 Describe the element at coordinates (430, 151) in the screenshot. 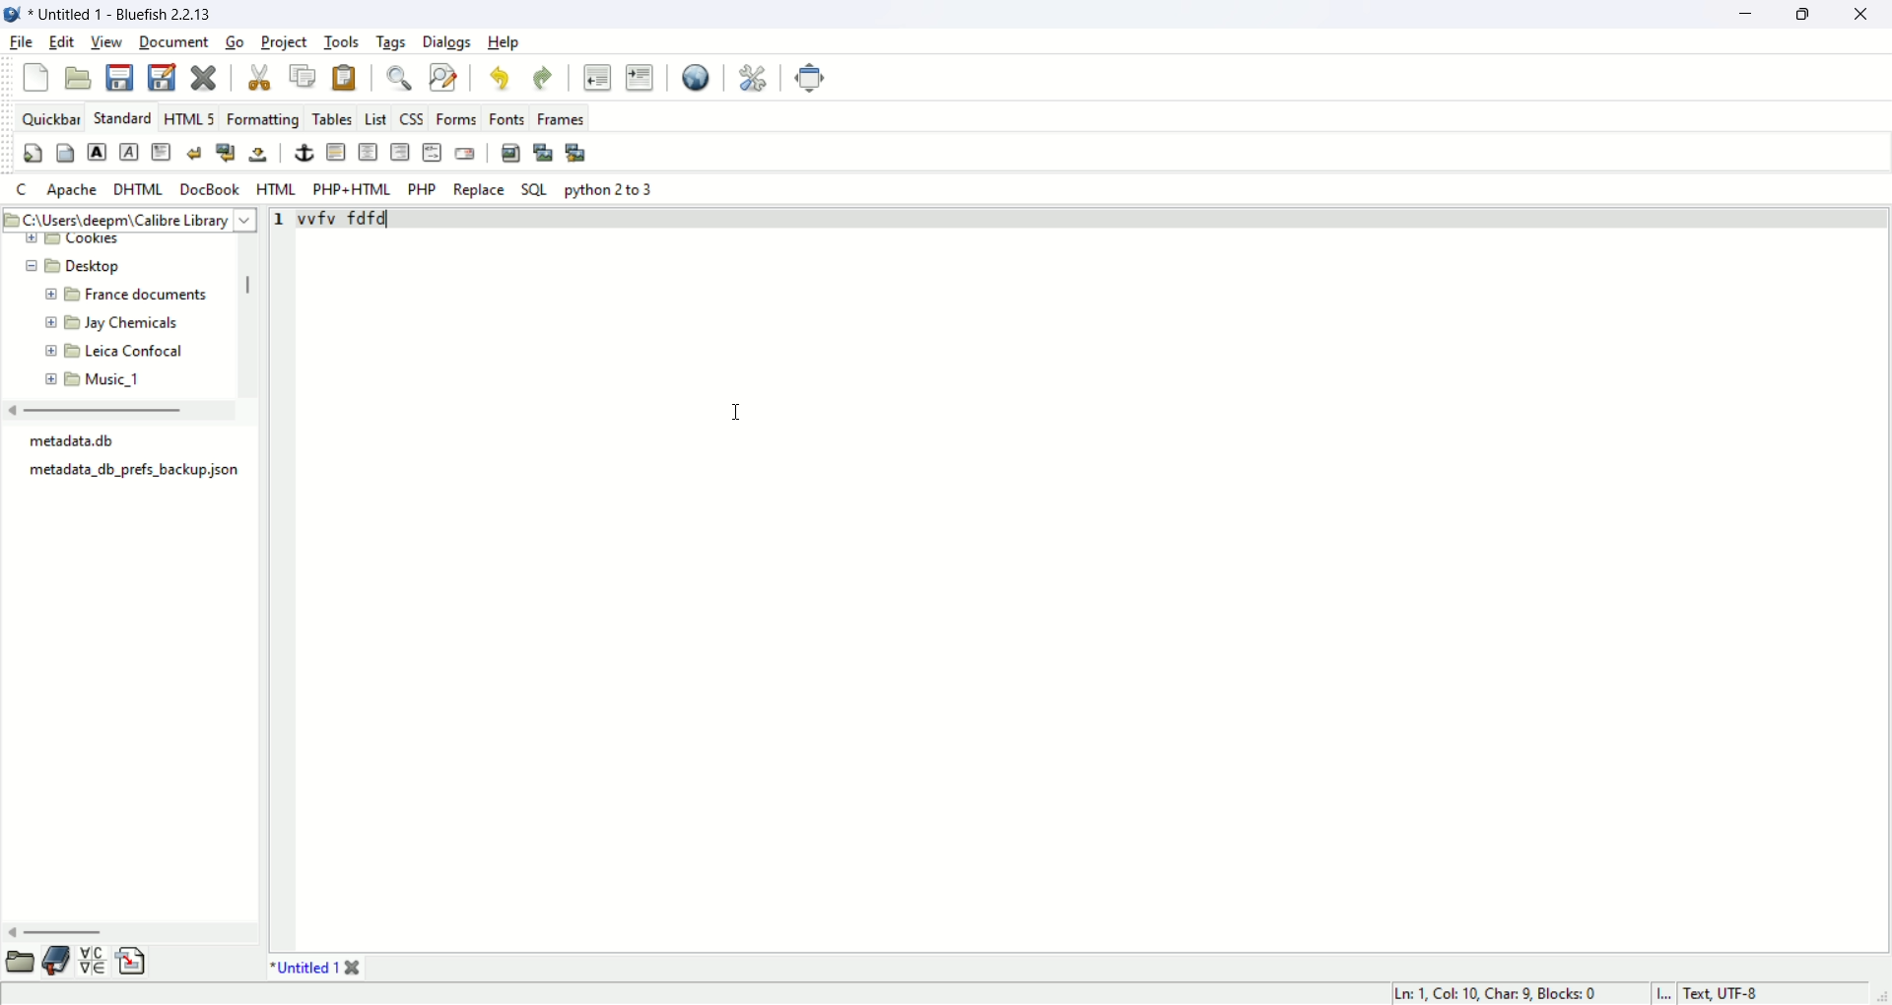

I see `HTML COMMENT` at that location.